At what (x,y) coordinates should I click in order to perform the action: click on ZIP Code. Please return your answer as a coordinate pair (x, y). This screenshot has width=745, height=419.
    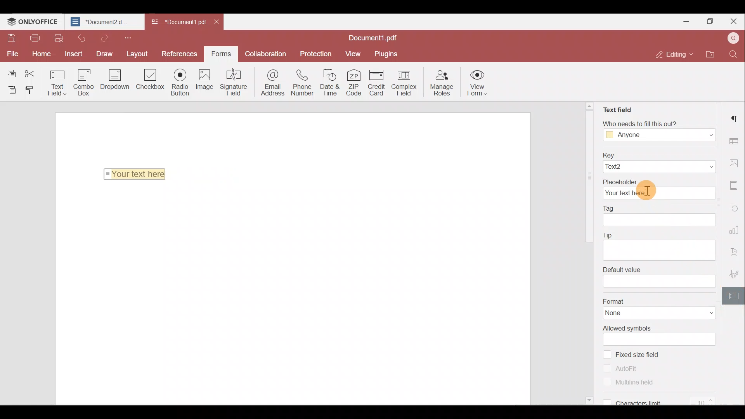
    Looking at the image, I should click on (354, 84).